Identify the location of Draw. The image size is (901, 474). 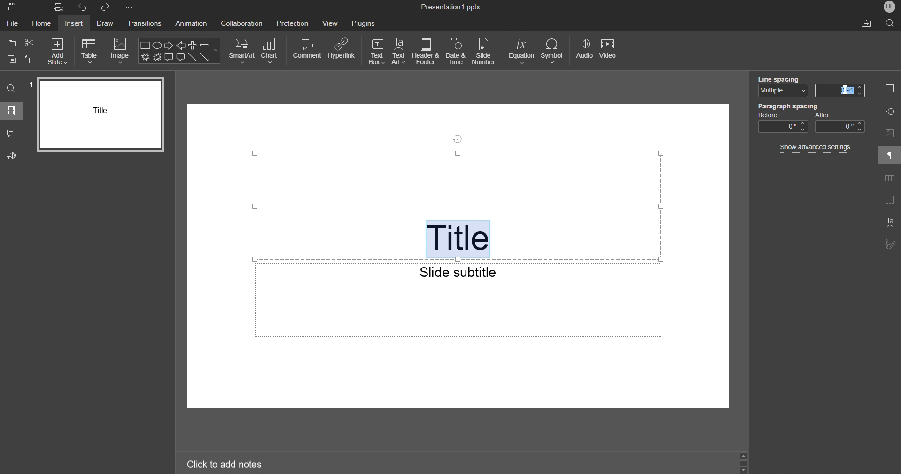
(104, 24).